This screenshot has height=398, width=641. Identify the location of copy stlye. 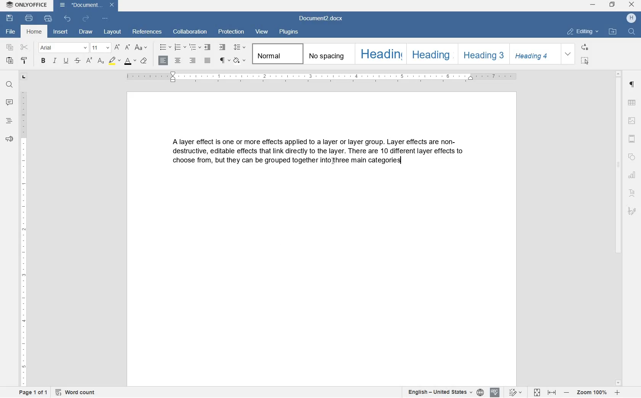
(24, 61).